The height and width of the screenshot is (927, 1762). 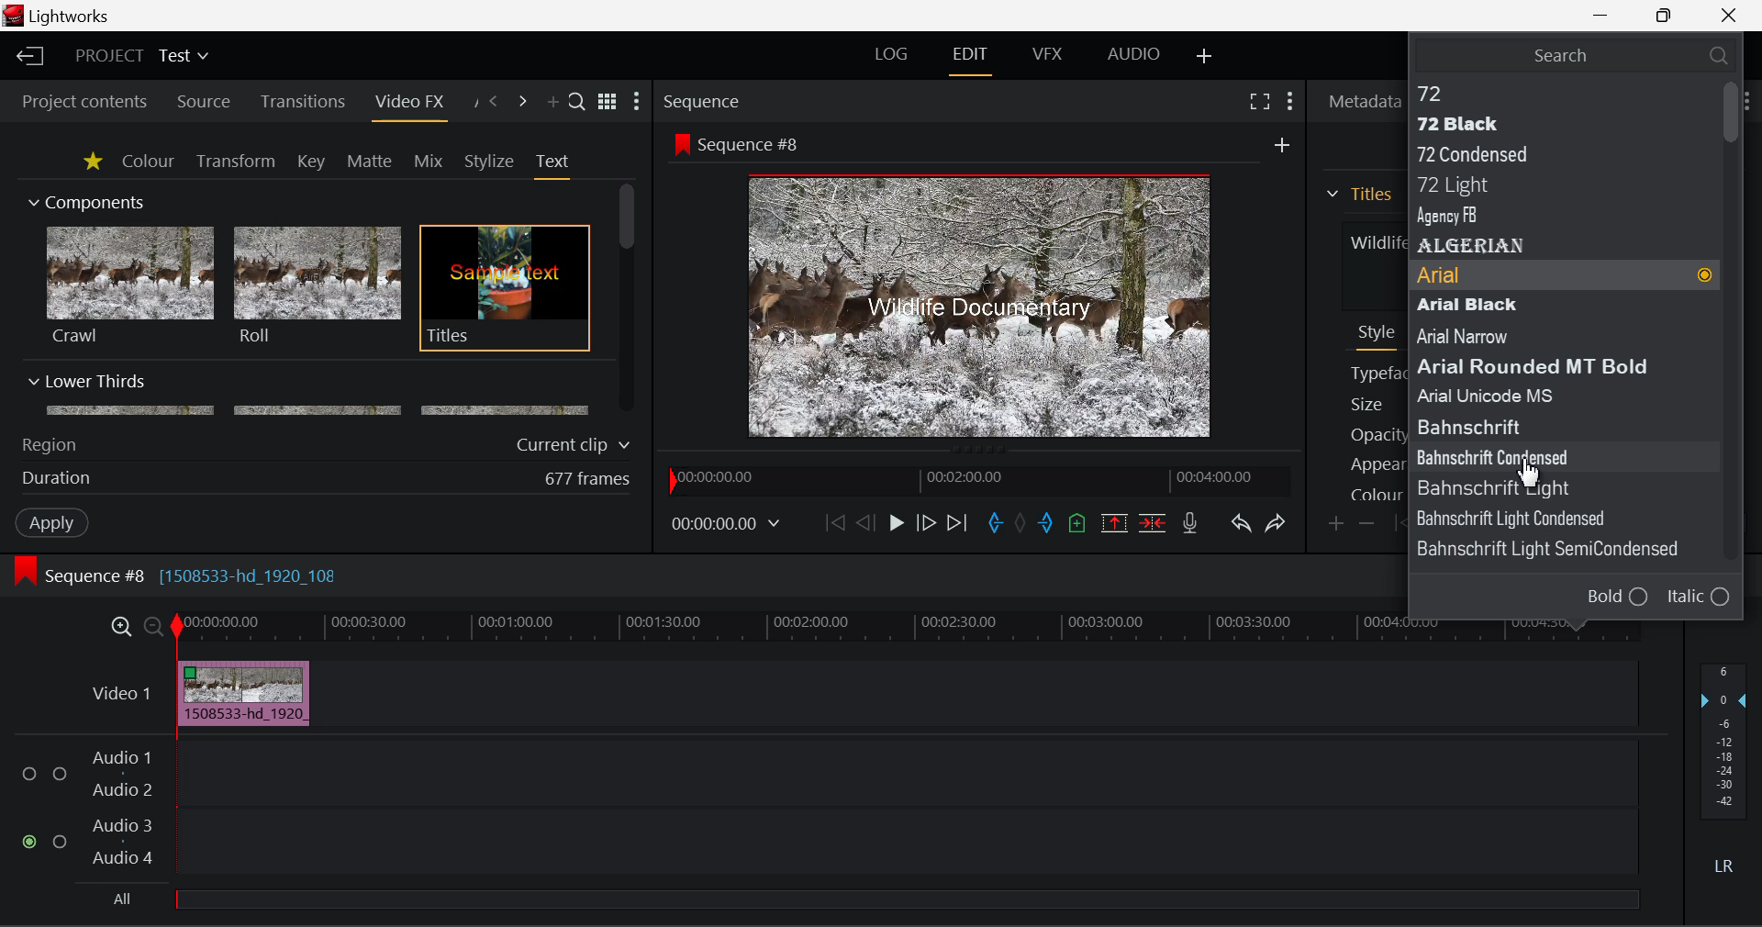 I want to click on icon, so click(x=680, y=143).